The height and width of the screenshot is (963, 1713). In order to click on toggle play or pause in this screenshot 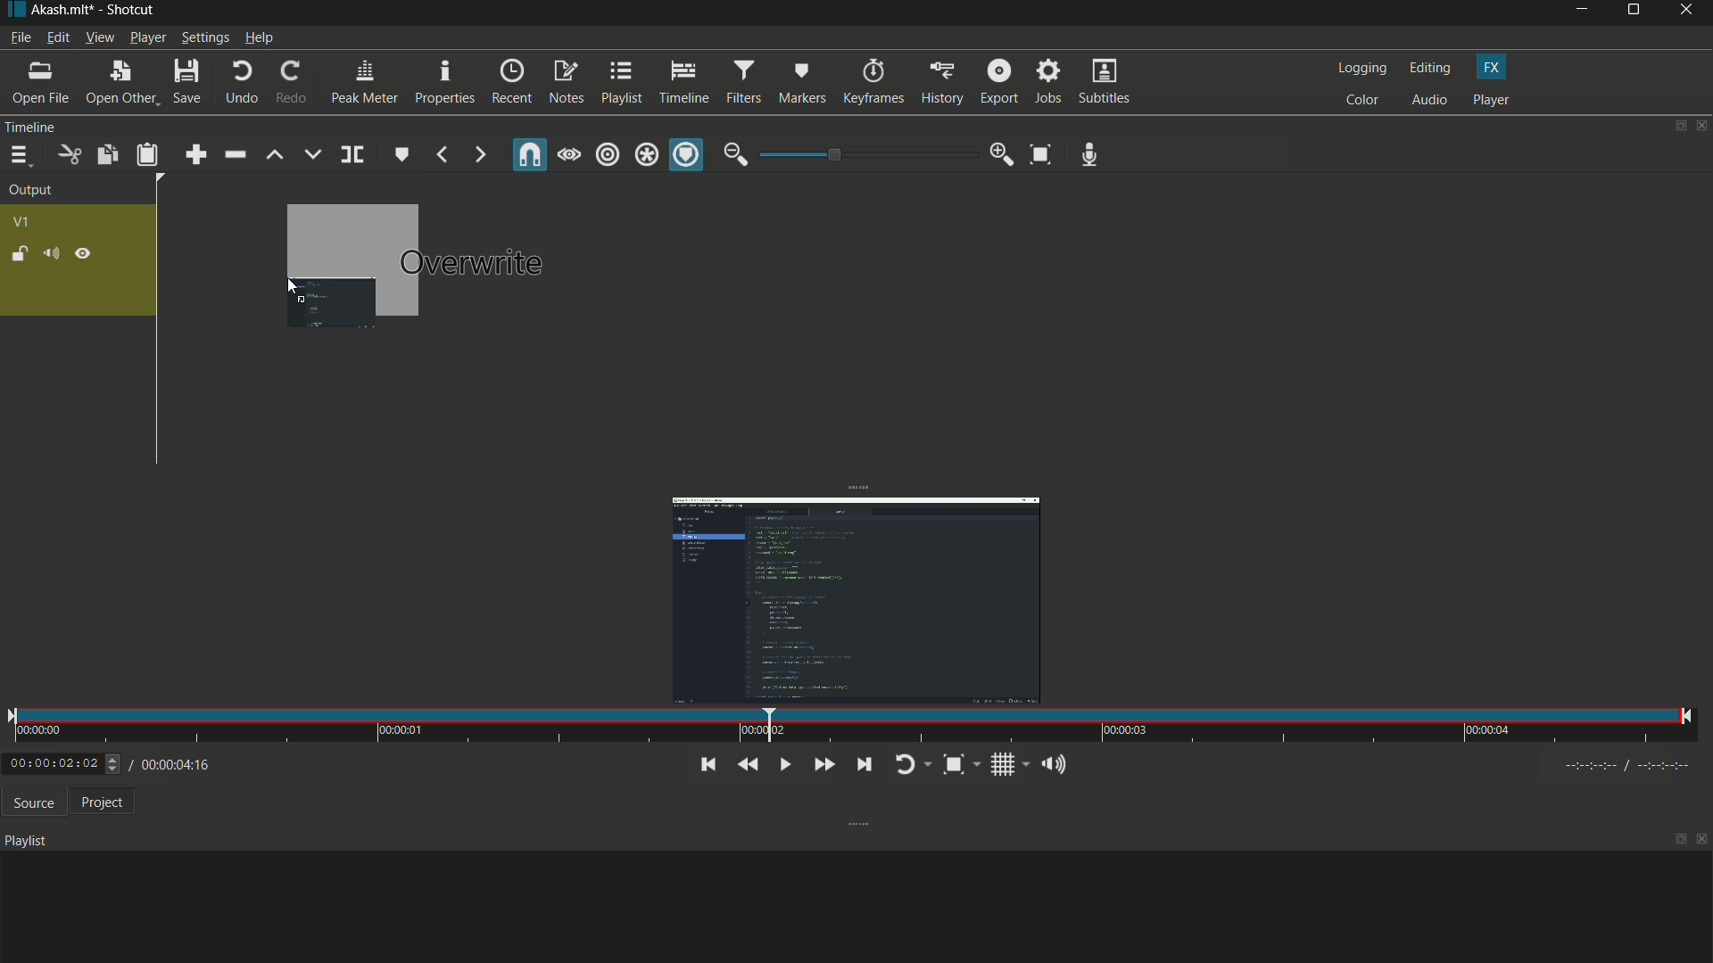, I will do `click(782, 764)`.